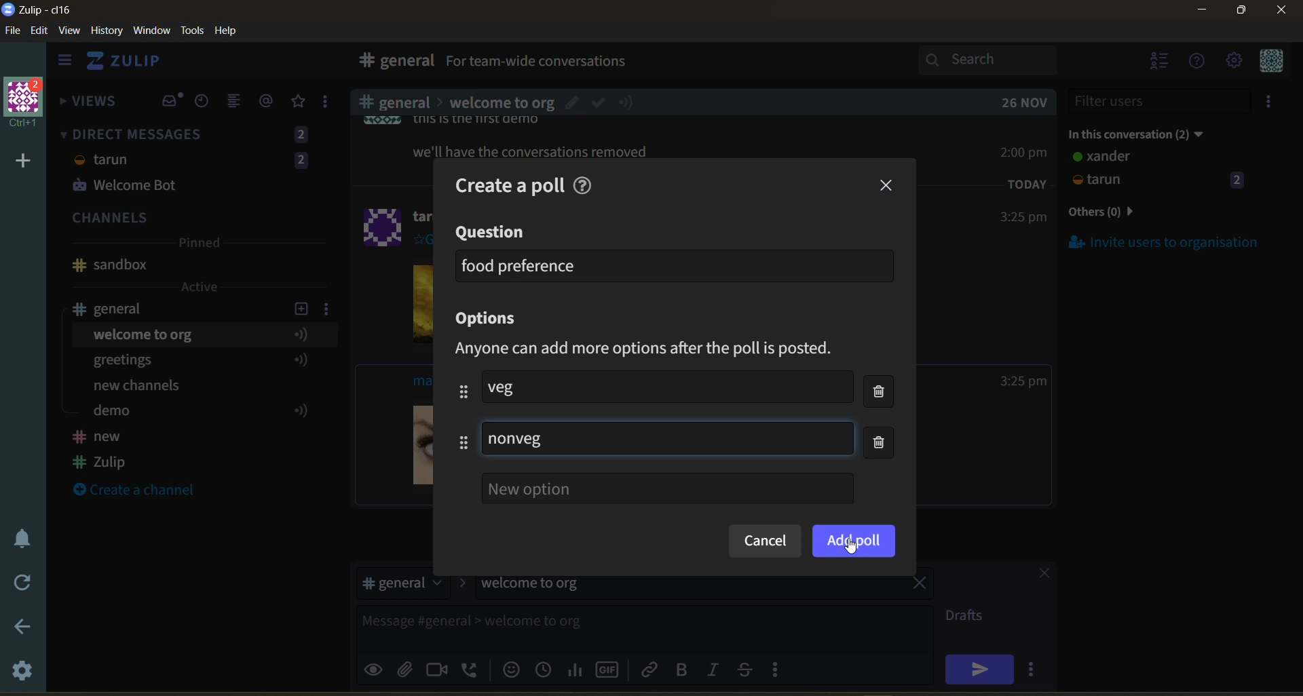 Image resolution: width=1303 pixels, height=696 pixels. I want to click on close, so click(1283, 14).